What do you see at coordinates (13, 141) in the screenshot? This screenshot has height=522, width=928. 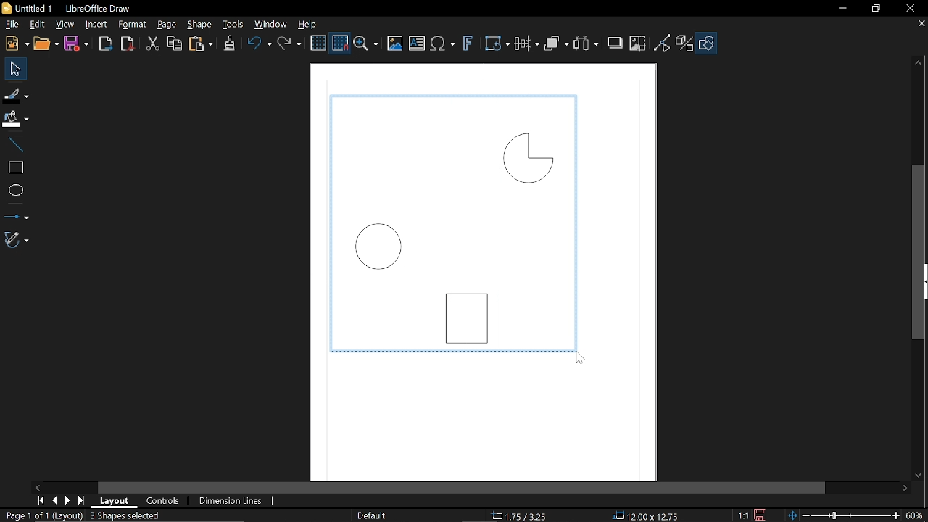 I see `Line` at bounding box center [13, 141].